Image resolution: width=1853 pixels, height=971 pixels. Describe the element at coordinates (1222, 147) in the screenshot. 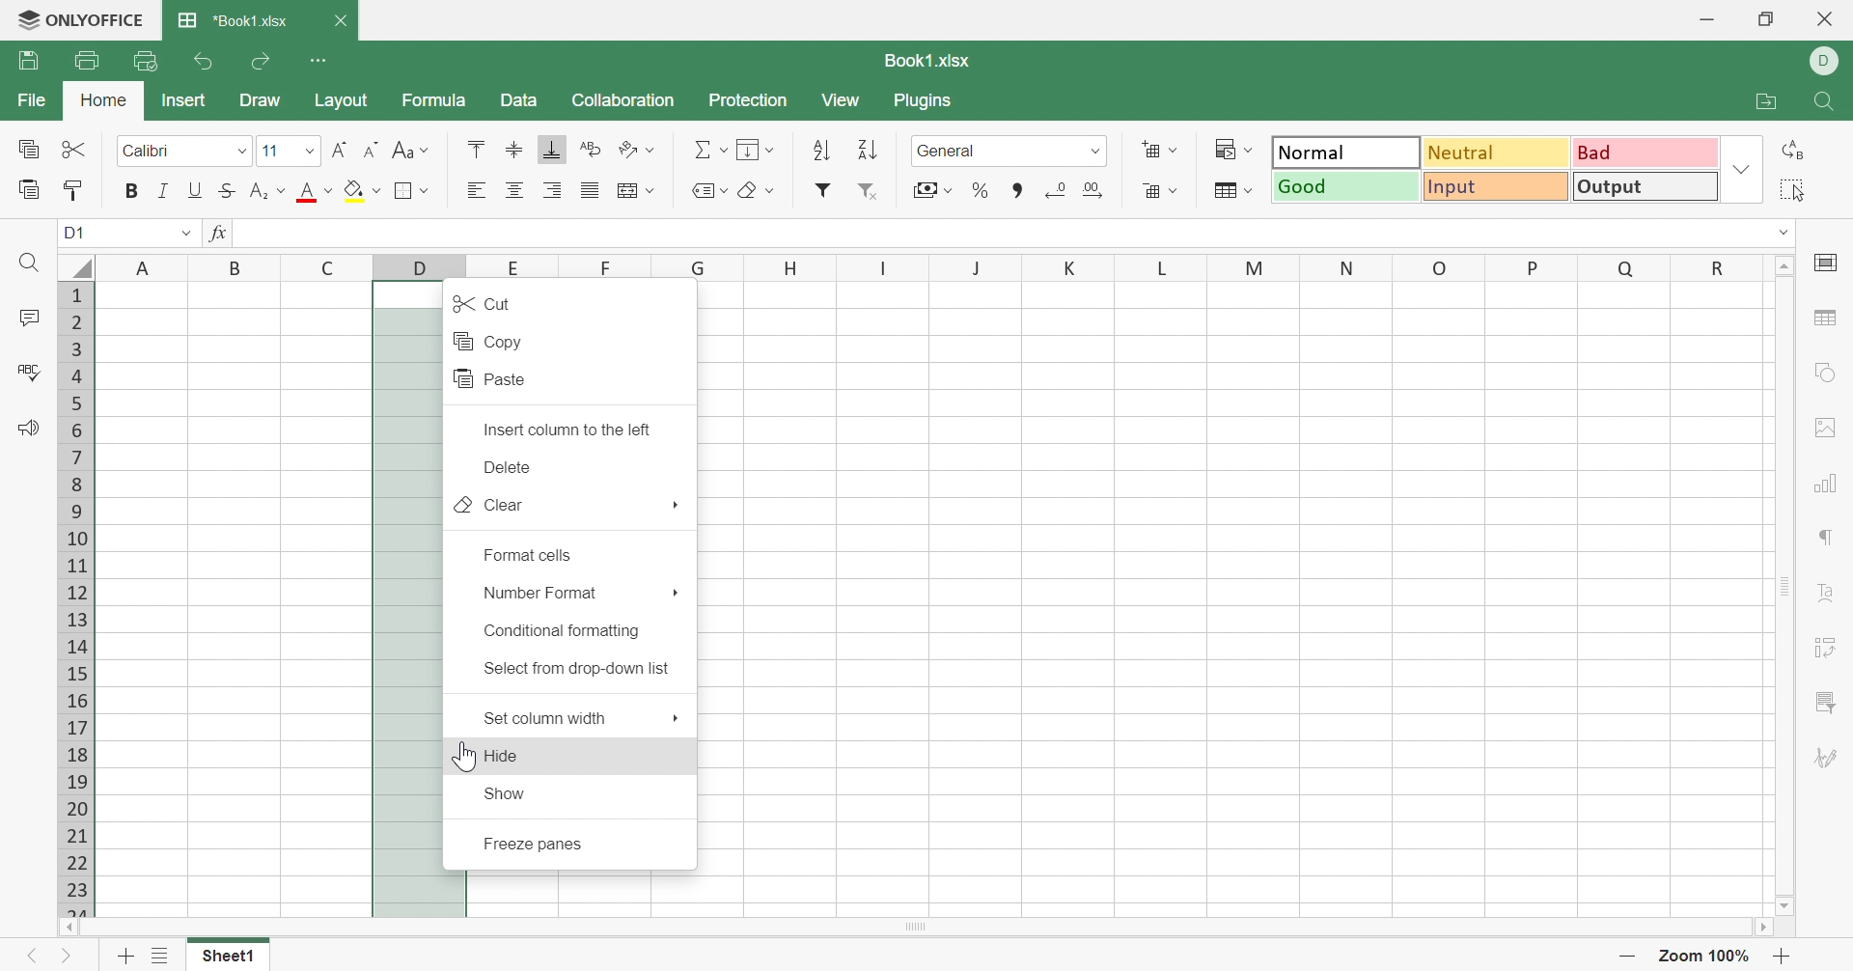

I see `Conditional formatting` at that location.